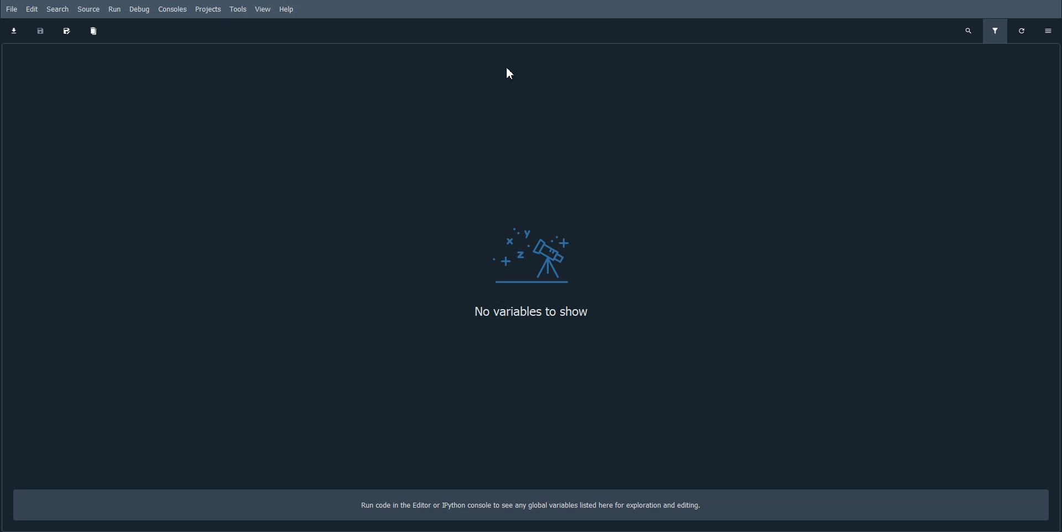 This screenshot has height=532, width=1062. Describe the element at coordinates (207, 9) in the screenshot. I see `Projects` at that location.